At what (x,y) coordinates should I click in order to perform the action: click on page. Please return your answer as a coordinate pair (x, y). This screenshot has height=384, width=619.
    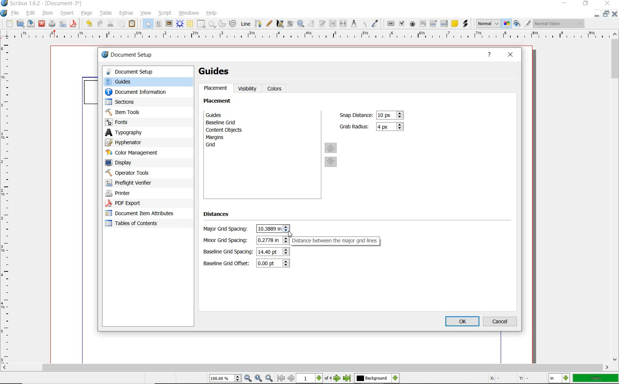
    Looking at the image, I should click on (86, 14).